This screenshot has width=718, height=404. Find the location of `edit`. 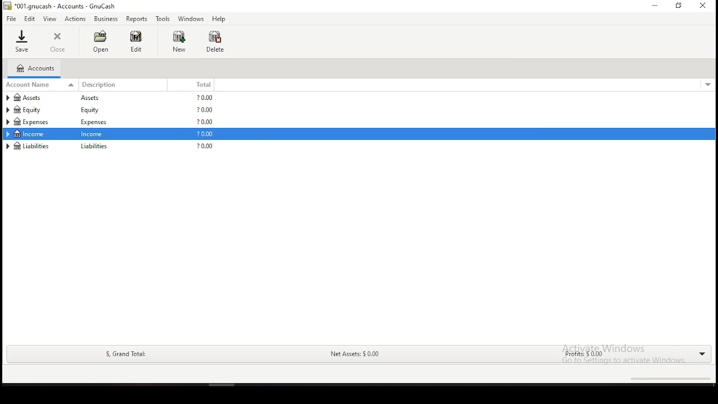

edit is located at coordinates (136, 41).